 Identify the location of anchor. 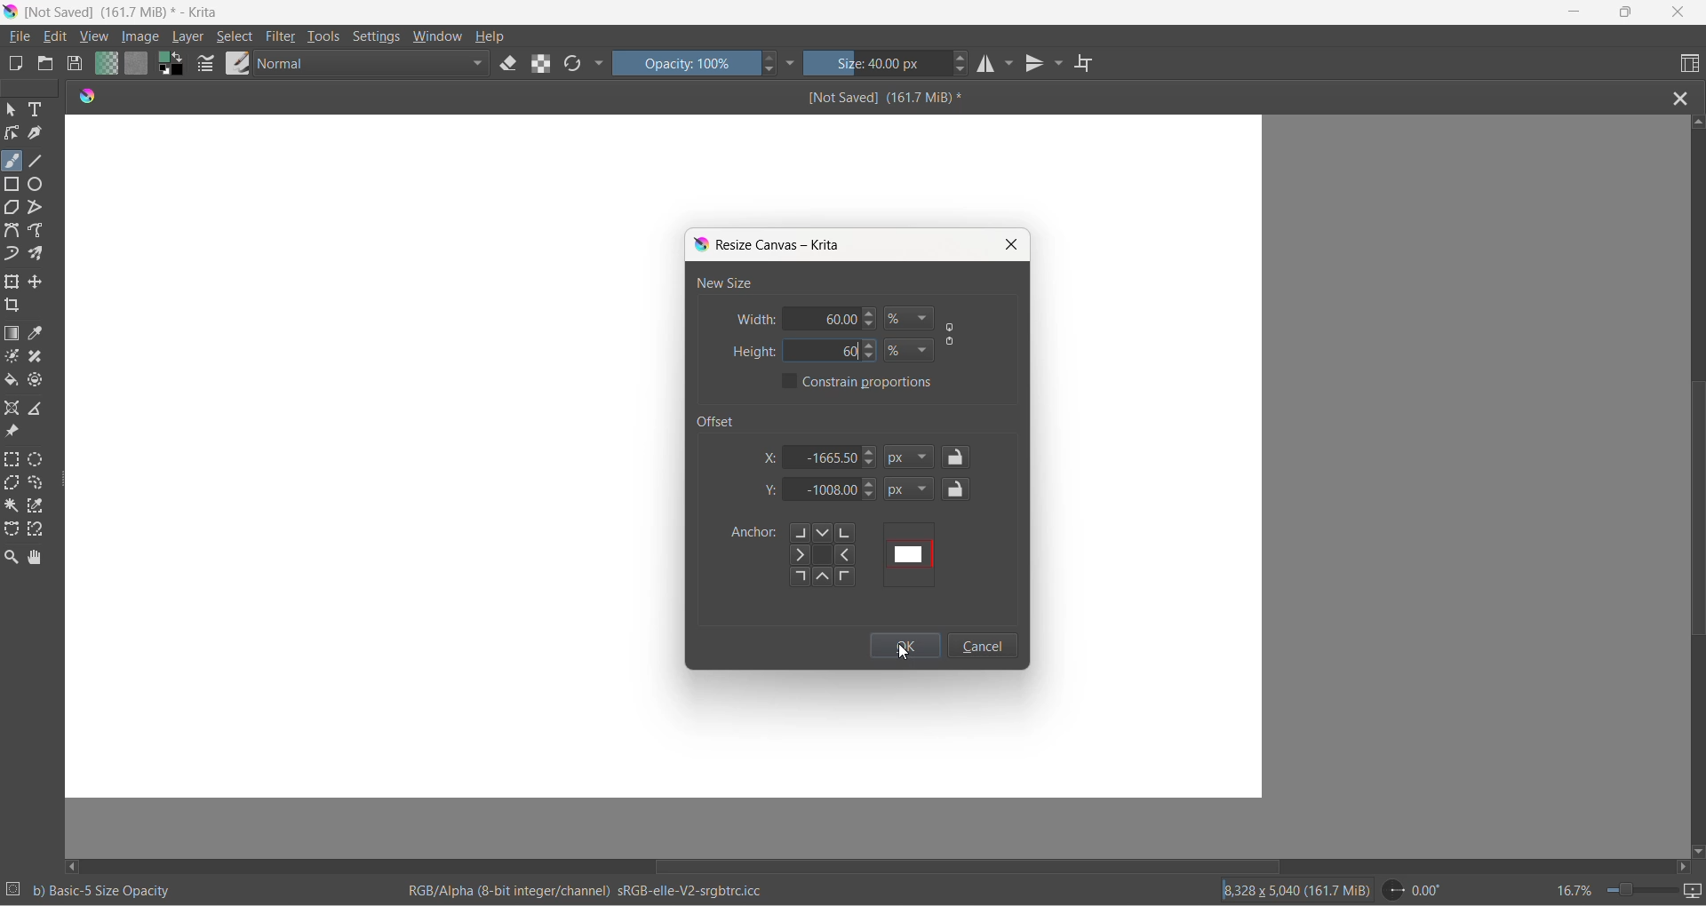
(751, 534).